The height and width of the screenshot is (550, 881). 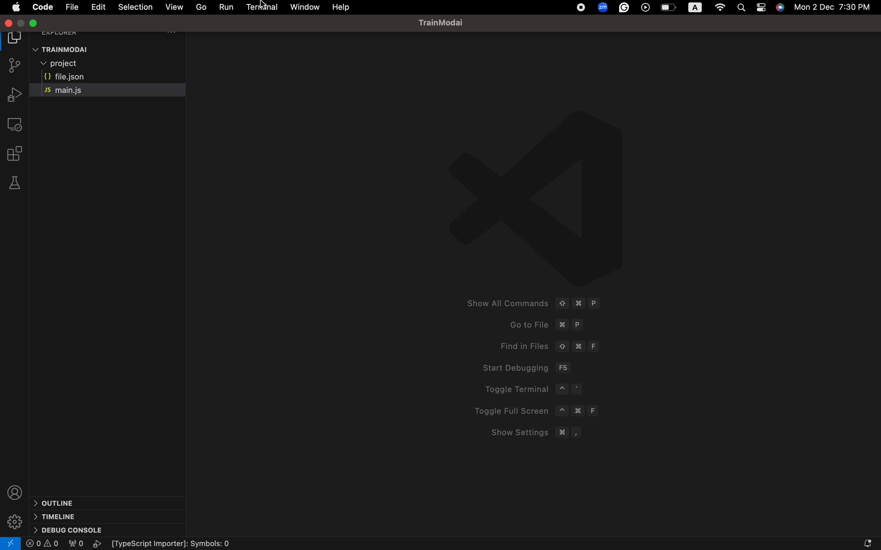 I want to click on zoom, so click(x=602, y=7).